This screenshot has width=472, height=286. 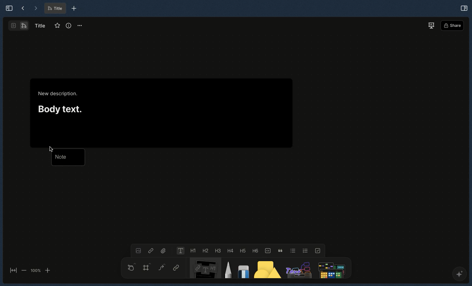 What do you see at coordinates (164, 250) in the screenshot?
I see `File` at bounding box center [164, 250].